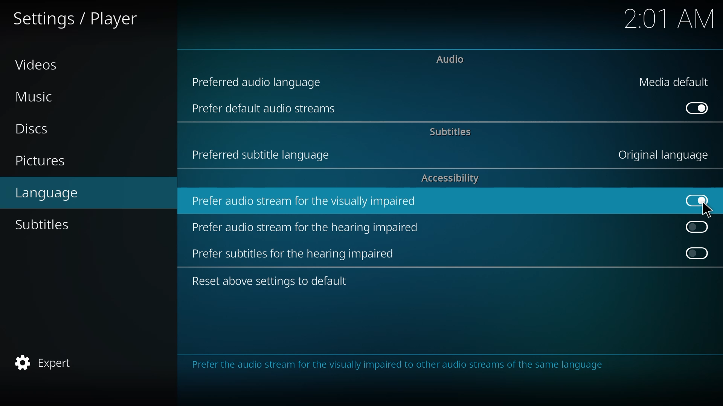 The width and height of the screenshot is (723, 406). I want to click on 2:01 AM, so click(664, 18).